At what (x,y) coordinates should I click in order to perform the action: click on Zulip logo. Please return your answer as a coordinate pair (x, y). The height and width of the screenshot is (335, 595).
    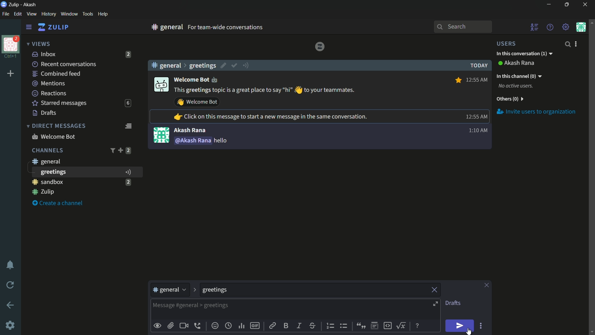
    Looking at the image, I should click on (320, 46).